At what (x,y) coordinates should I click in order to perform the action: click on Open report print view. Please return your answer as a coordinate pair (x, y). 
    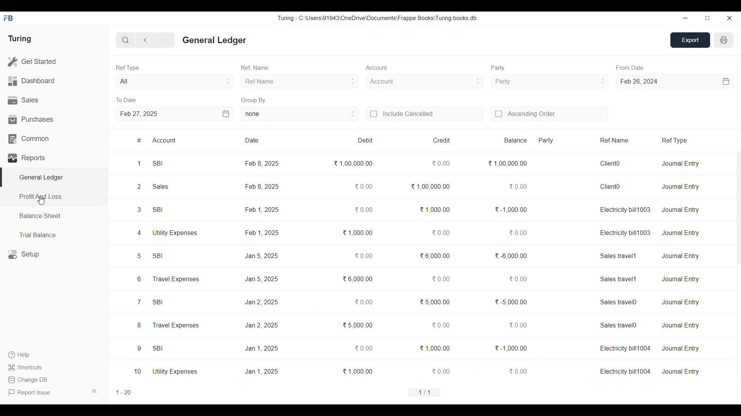
    Looking at the image, I should click on (724, 40).